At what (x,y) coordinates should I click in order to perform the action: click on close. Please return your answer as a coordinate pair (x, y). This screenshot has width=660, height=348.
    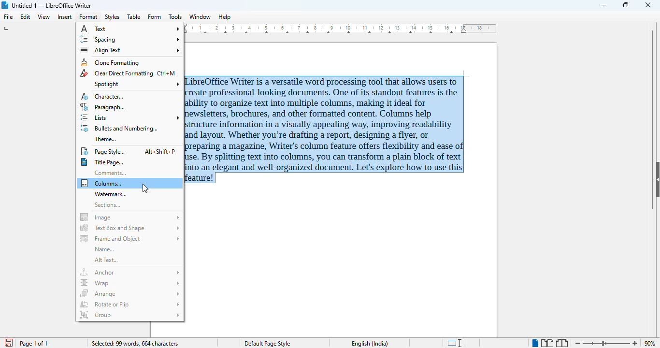
    Looking at the image, I should click on (648, 5).